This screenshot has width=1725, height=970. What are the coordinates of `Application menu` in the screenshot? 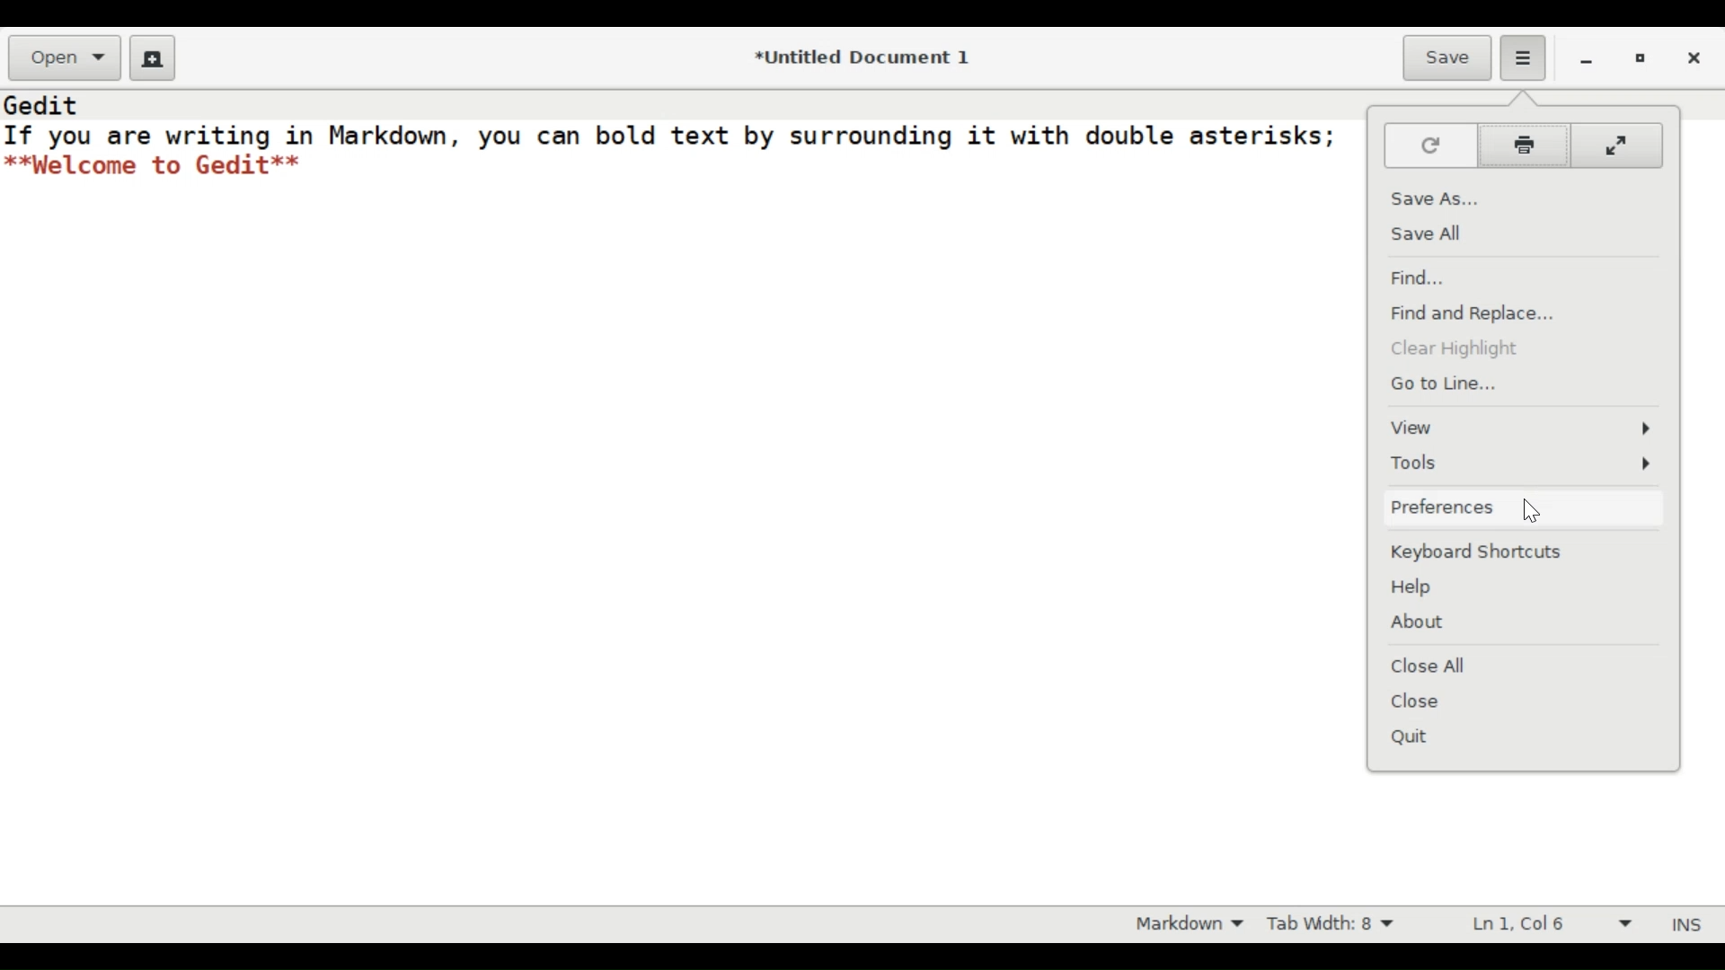 It's located at (1523, 57).